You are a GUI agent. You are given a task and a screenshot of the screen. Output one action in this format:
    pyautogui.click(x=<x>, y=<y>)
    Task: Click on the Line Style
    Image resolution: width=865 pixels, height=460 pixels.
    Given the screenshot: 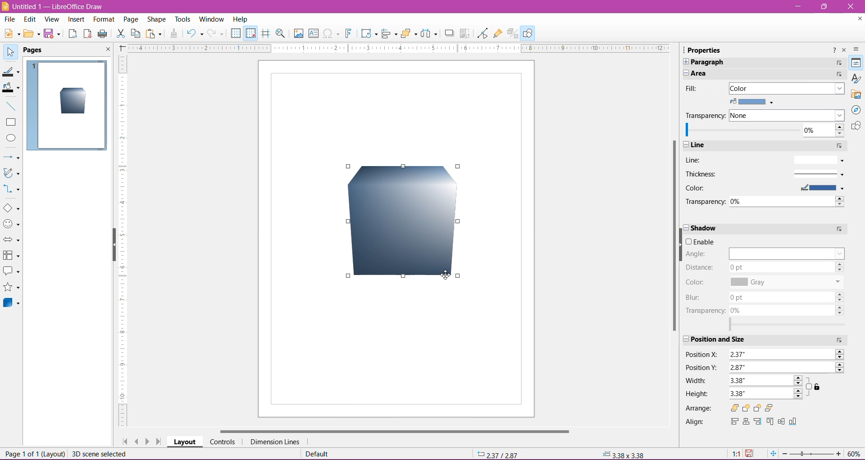 What is the action you would take?
    pyautogui.click(x=817, y=160)
    